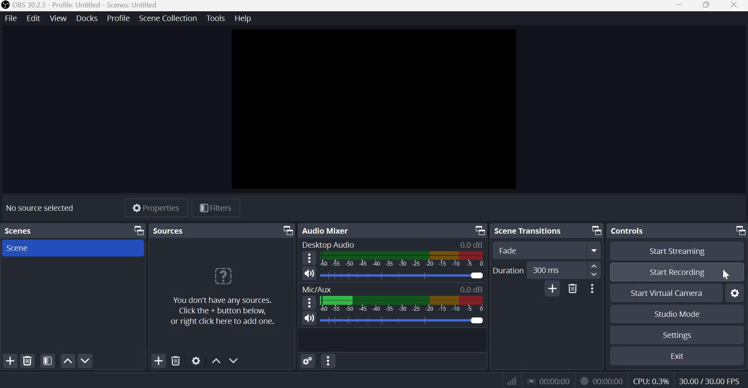 This screenshot has width=748, height=388. Describe the element at coordinates (41, 208) in the screenshot. I see `No source selected` at that location.